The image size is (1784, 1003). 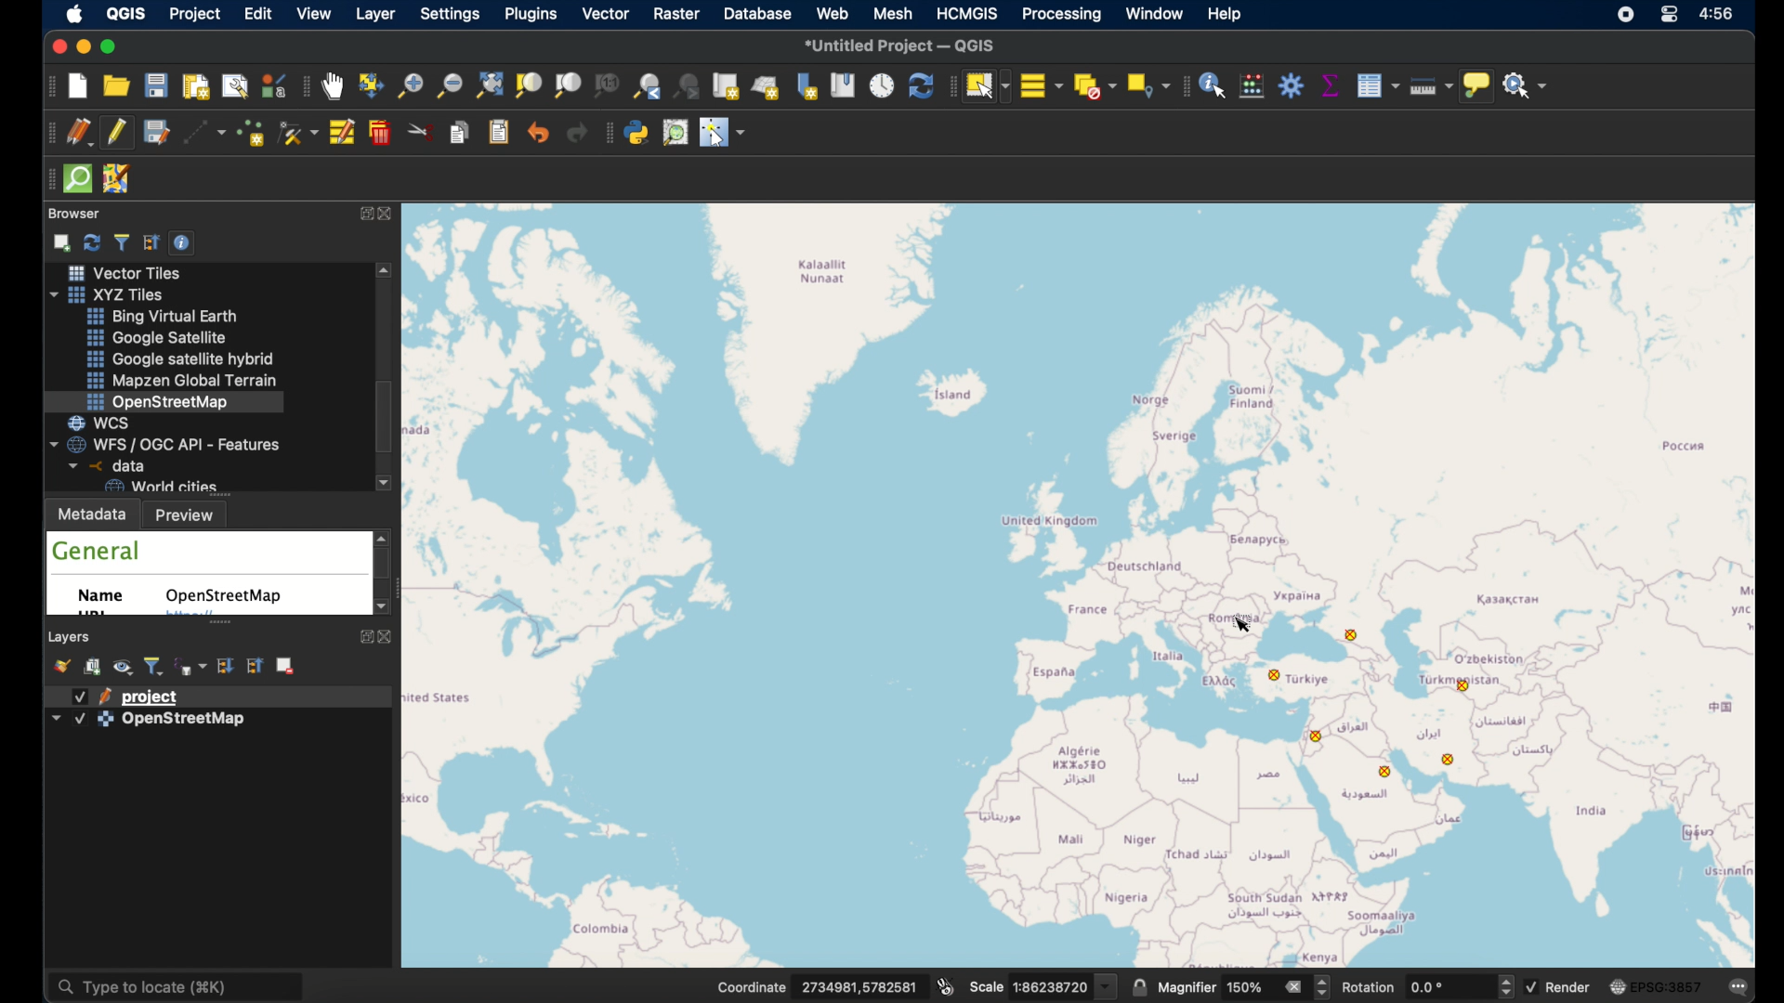 I want to click on checkbox, so click(x=80, y=720).